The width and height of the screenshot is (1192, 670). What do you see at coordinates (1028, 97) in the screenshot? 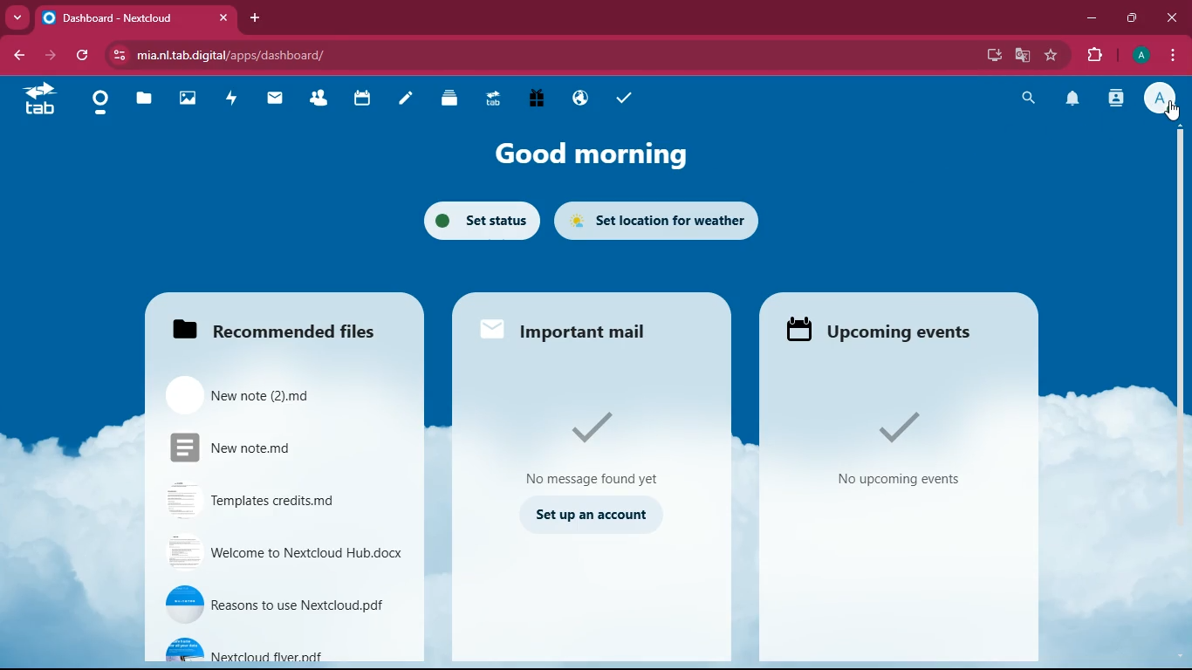
I see `search` at bounding box center [1028, 97].